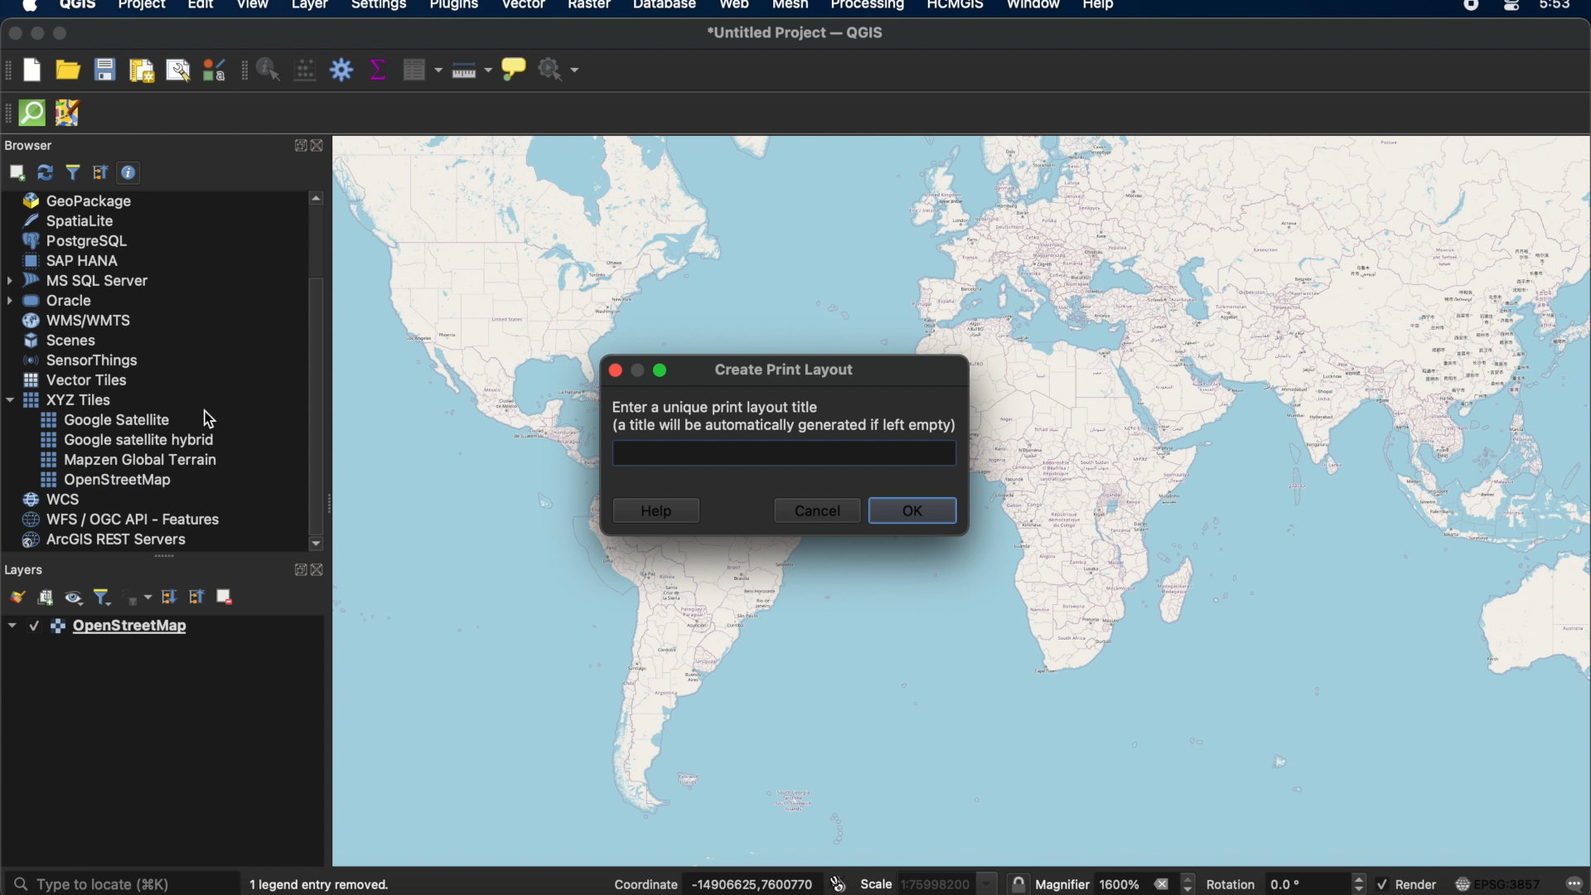  I want to click on collapse all, so click(100, 172).